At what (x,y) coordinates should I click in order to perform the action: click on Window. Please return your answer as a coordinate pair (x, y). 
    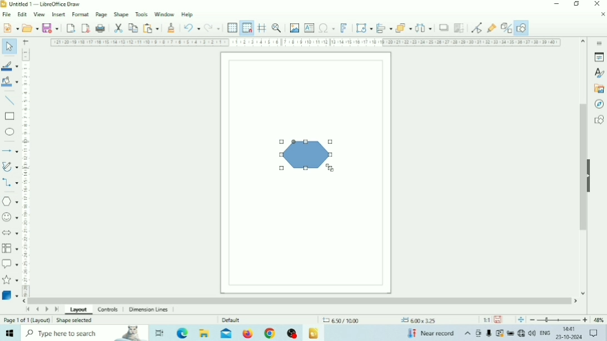
    Looking at the image, I should click on (165, 14).